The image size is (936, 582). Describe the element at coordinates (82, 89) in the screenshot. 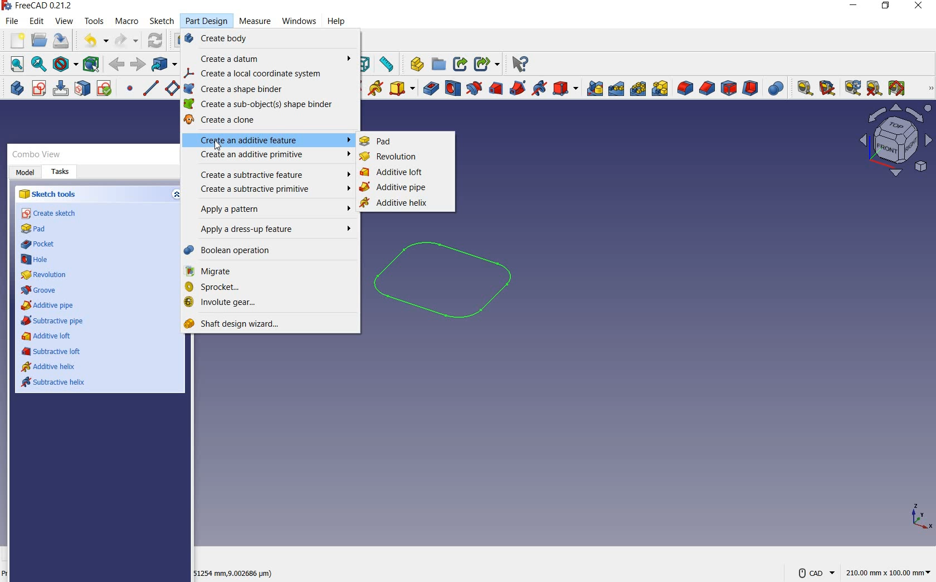

I see `map sketch to face` at that location.